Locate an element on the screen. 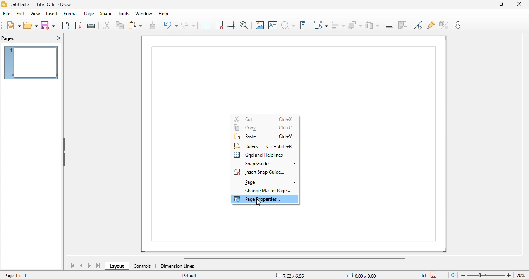  align objects is located at coordinates (338, 25).